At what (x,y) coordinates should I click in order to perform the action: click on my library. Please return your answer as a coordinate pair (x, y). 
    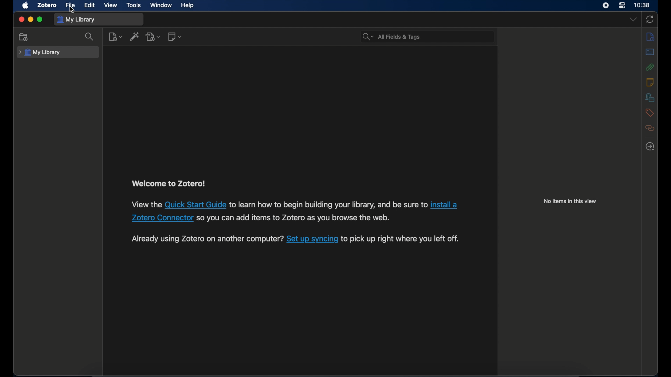
    Looking at the image, I should click on (40, 53).